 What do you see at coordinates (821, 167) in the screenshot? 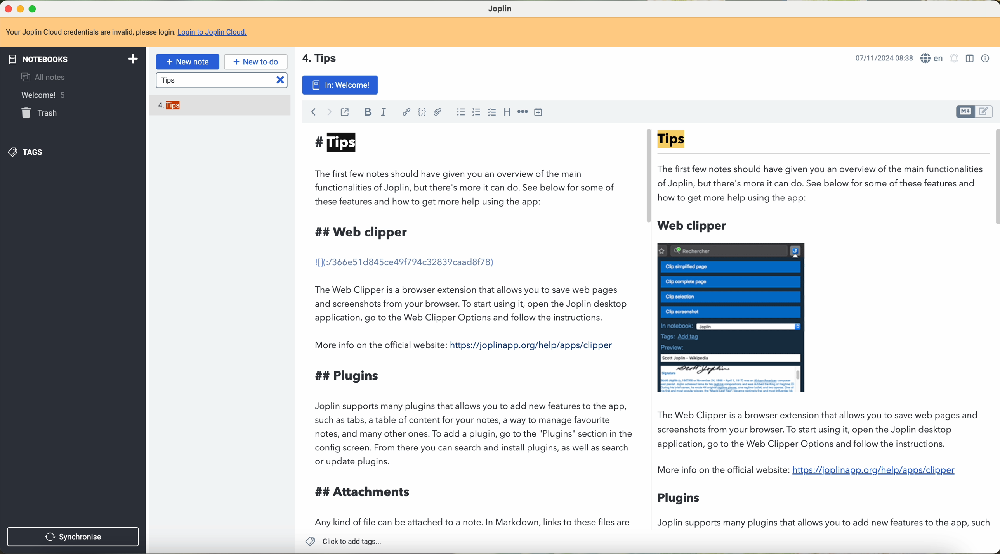
I see `The first few notes should have given you an overview of the main functionalities
of Joplin, but there's more it can do. See below for some of these features and
now to get more help using the app:` at bounding box center [821, 167].